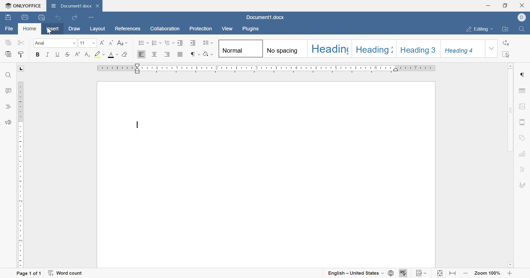  Describe the element at coordinates (21, 175) in the screenshot. I see `Ruler` at that location.